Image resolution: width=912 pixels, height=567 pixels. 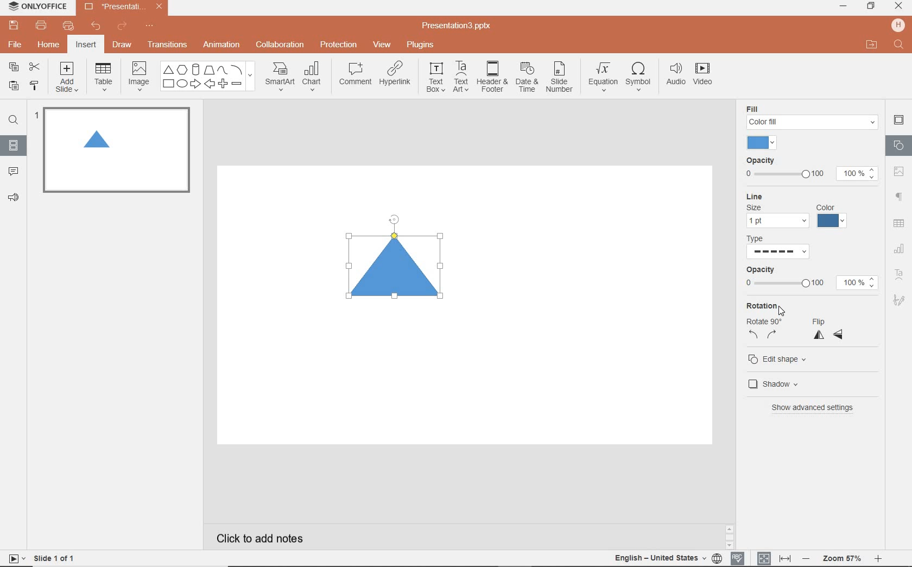 What do you see at coordinates (809, 169) in the screenshot?
I see `opacity` at bounding box center [809, 169].